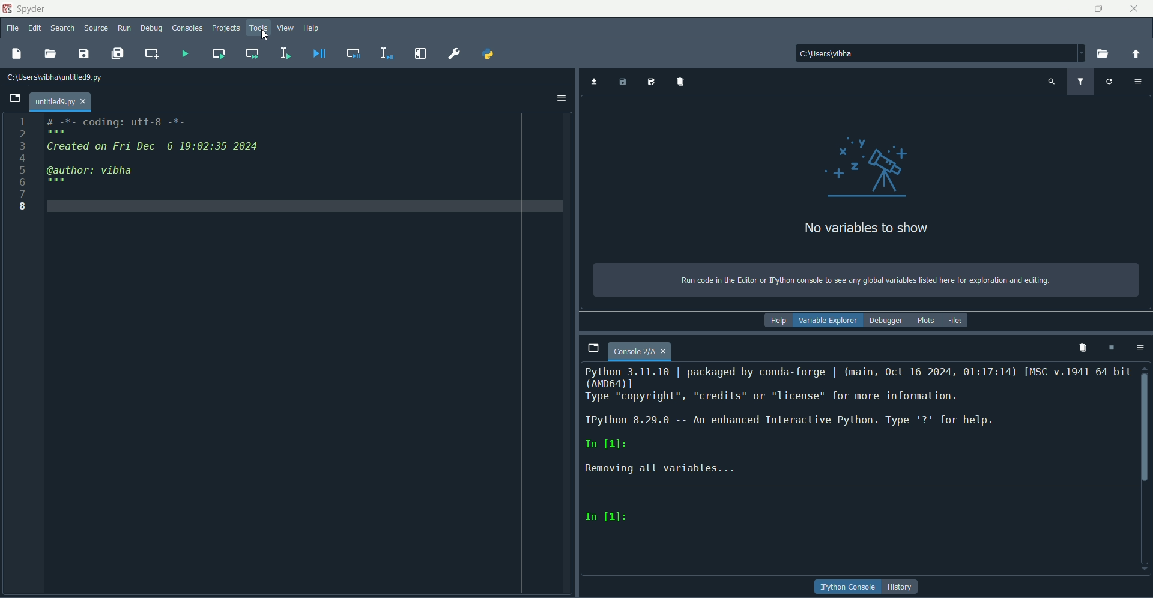 Image resolution: width=1153 pixels, height=598 pixels. I want to click on run current cell, so click(217, 53).